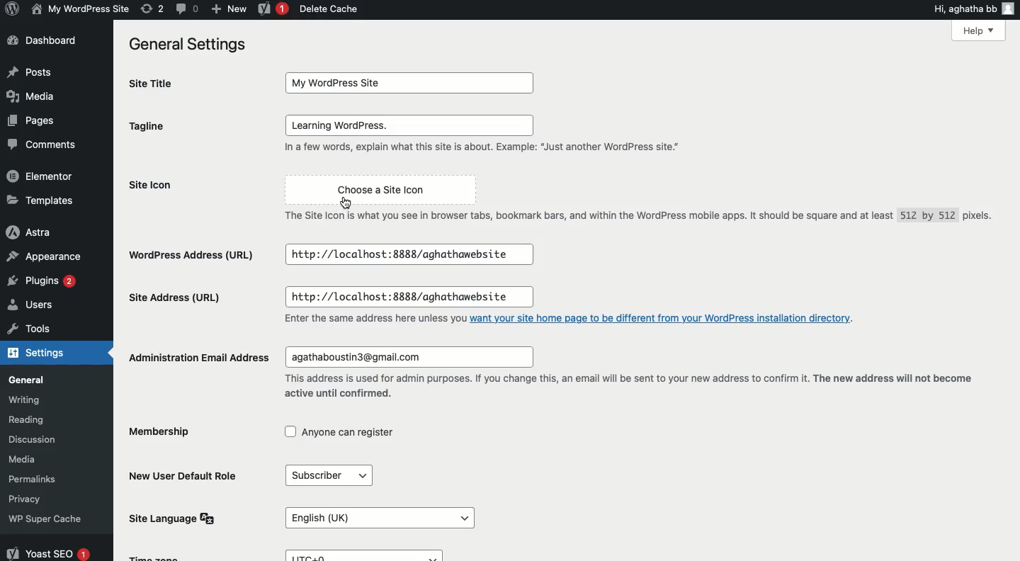  Describe the element at coordinates (33, 94) in the screenshot. I see `Media` at that location.